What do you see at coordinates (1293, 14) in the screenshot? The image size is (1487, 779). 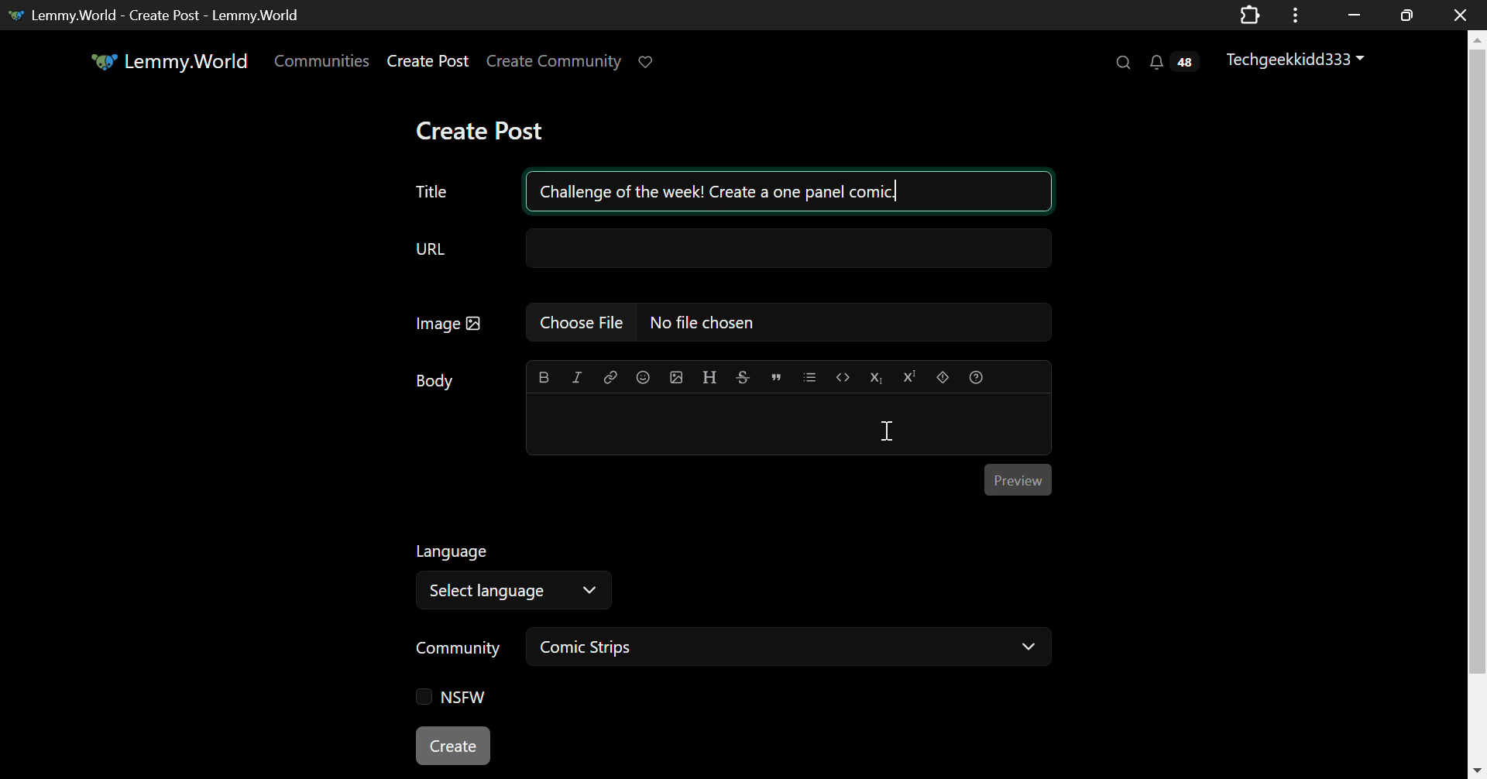 I see `Options Menu` at bounding box center [1293, 14].